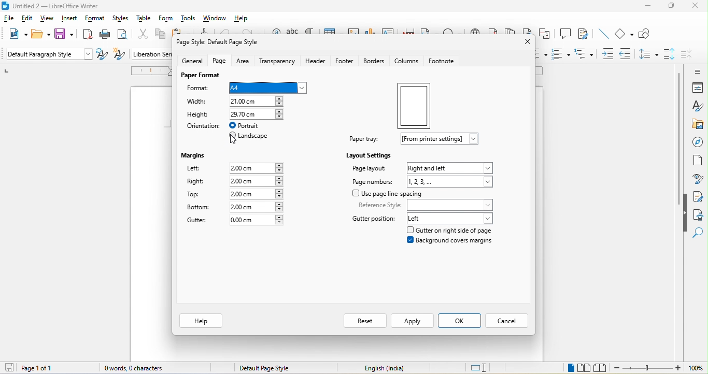 The image size is (708, 374). I want to click on 0.00 cm, so click(255, 220).